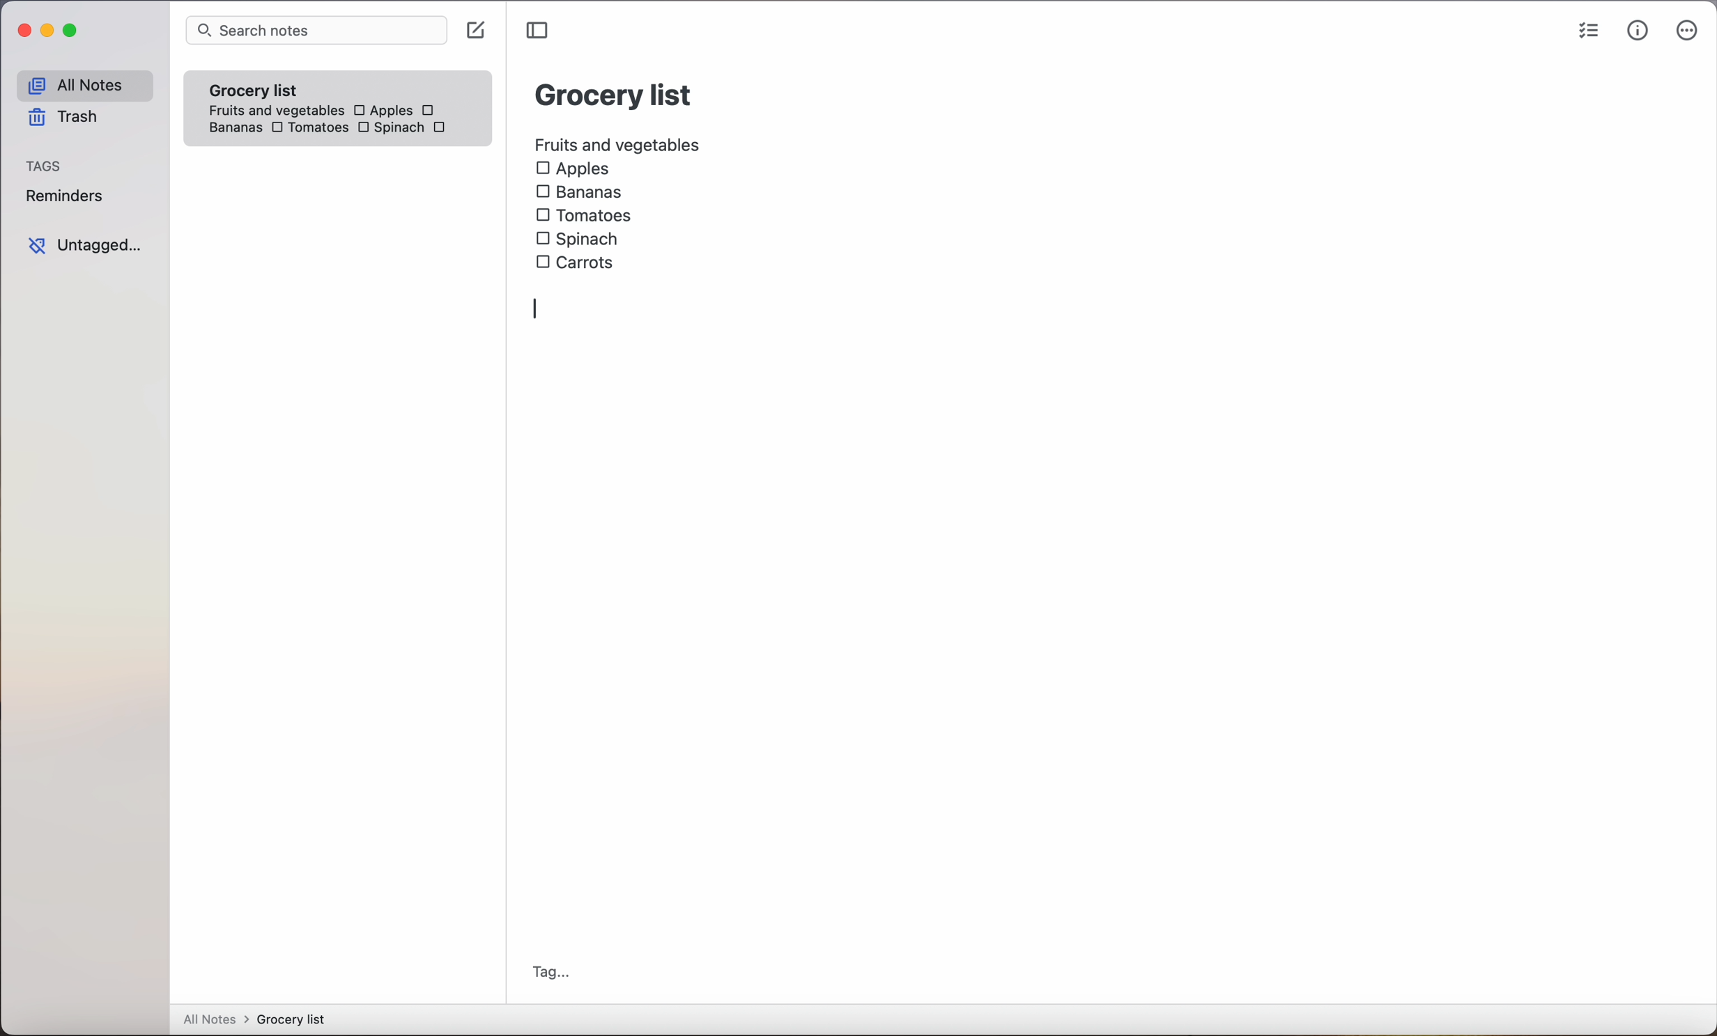  I want to click on checklist, so click(1586, 33).